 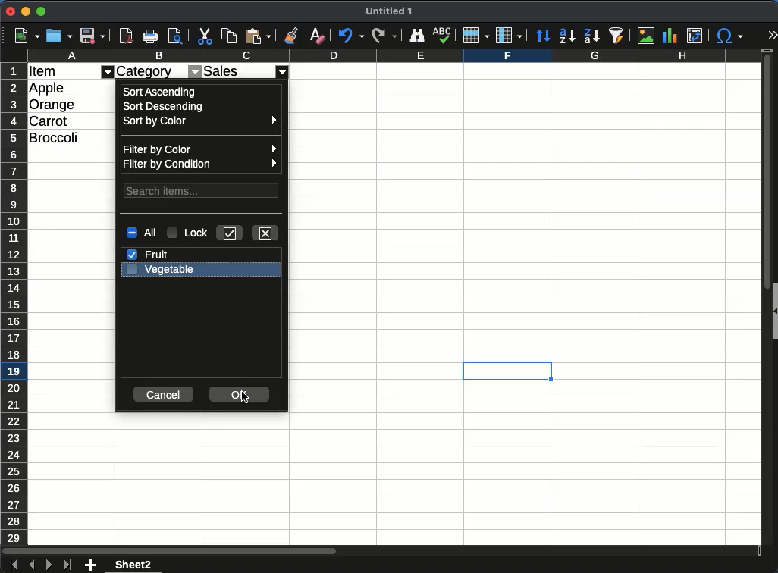 What do you see at coordinates (149, 36) in the screenshot?
I see `print` at bounding box center [149, 36].